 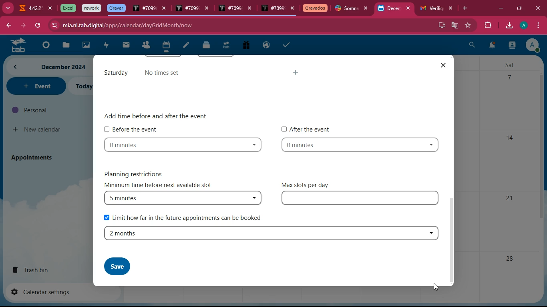 I want to click on profile, so click(x=532, y=45).